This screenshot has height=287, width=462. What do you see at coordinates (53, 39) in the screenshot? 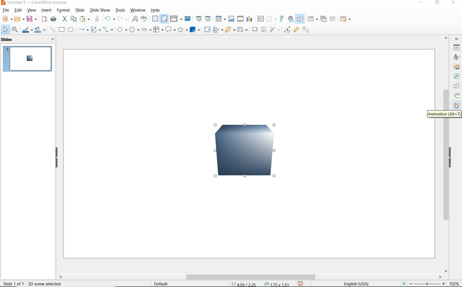
I see `close` at bounding box center [53, 39].